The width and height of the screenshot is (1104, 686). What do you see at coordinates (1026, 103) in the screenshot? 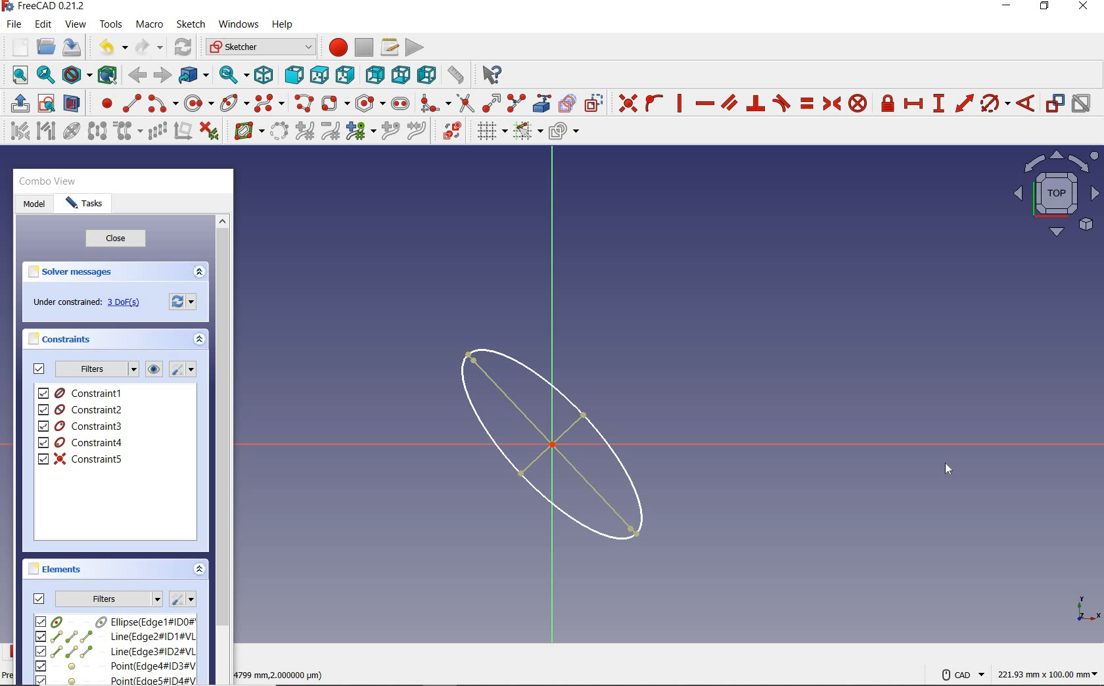
I see `constrain angle` at bounding box center [1026, 103].